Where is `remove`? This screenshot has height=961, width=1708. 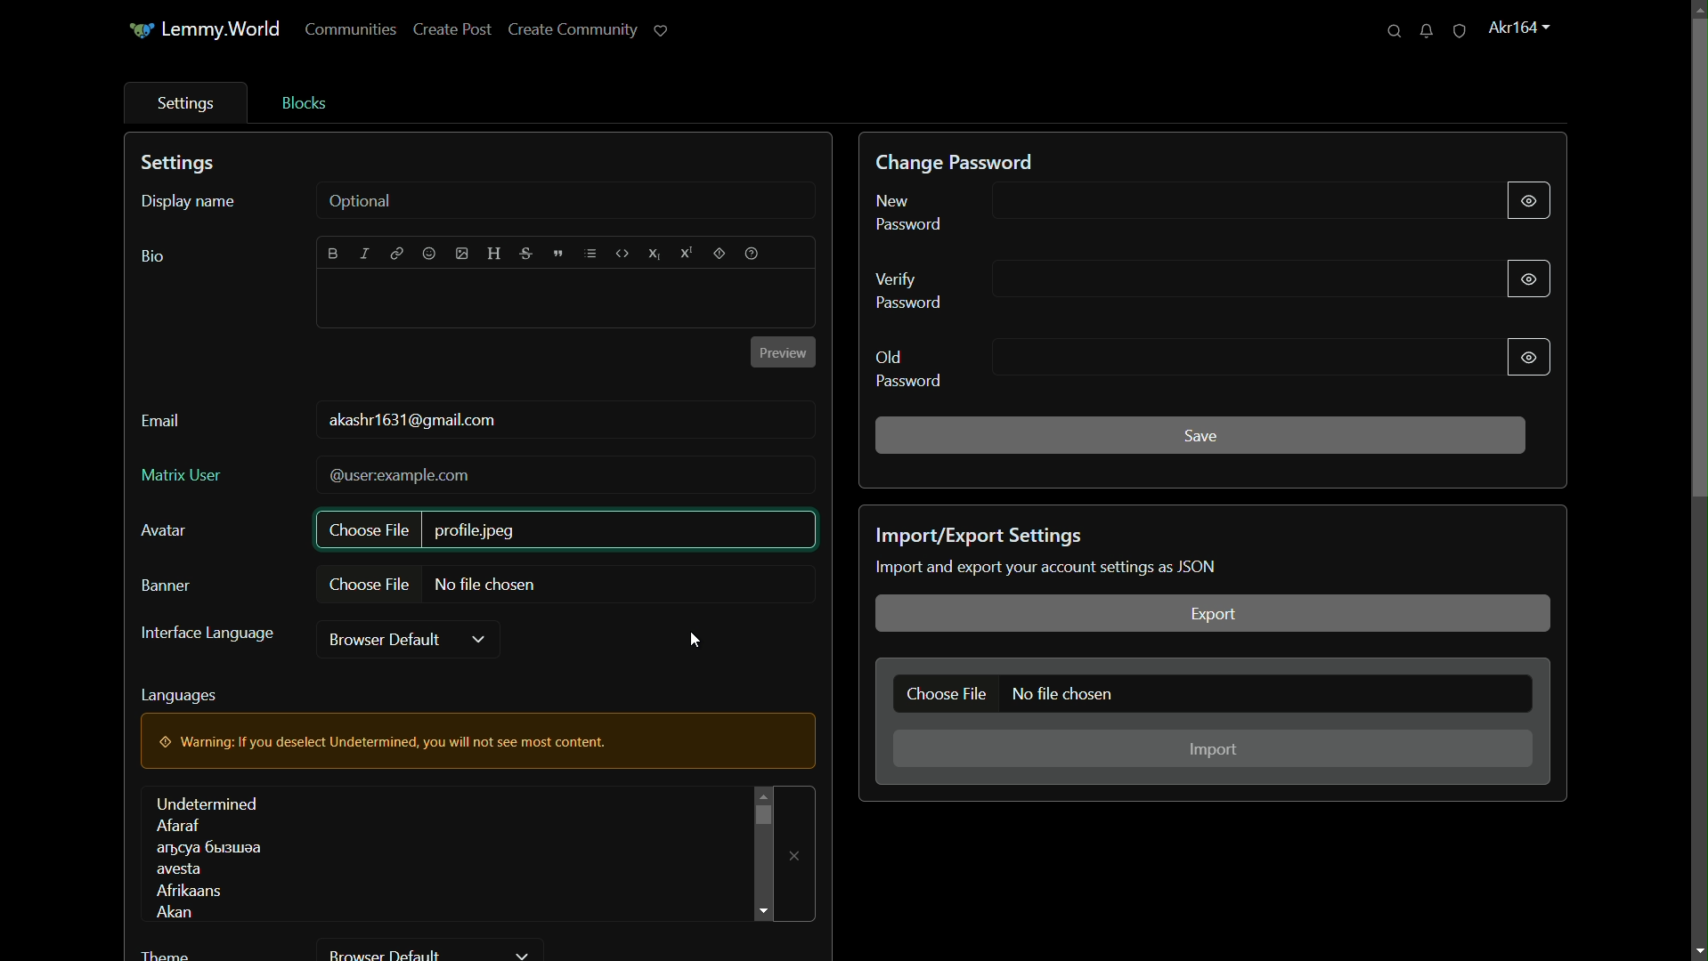 remove is located at coordinates (796, 855).